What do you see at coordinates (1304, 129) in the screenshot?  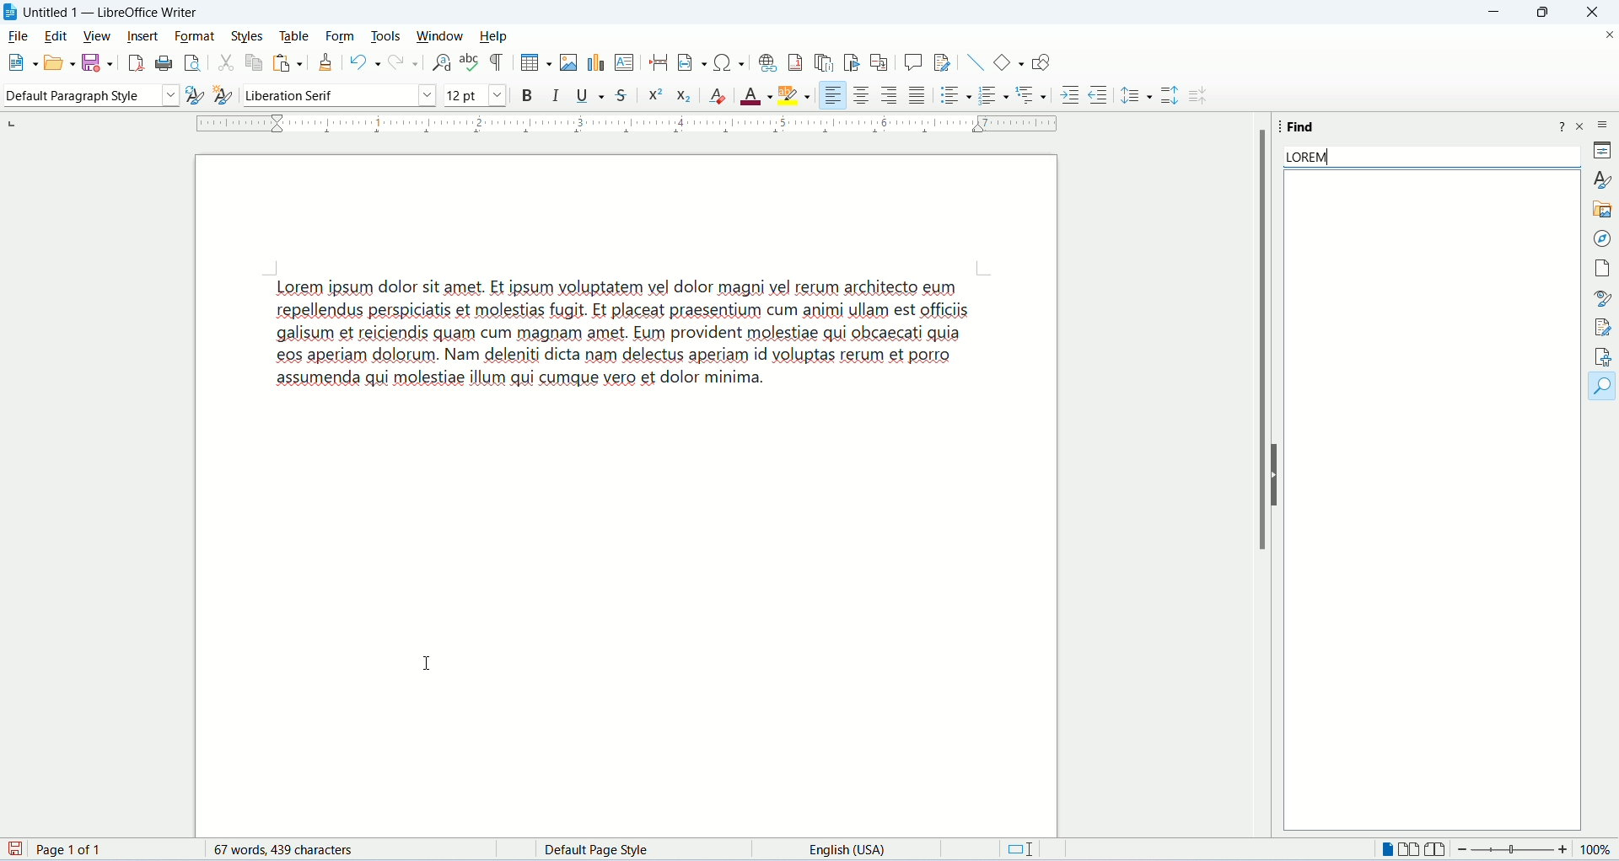 I see `find` at bounding box center [1304, 129].